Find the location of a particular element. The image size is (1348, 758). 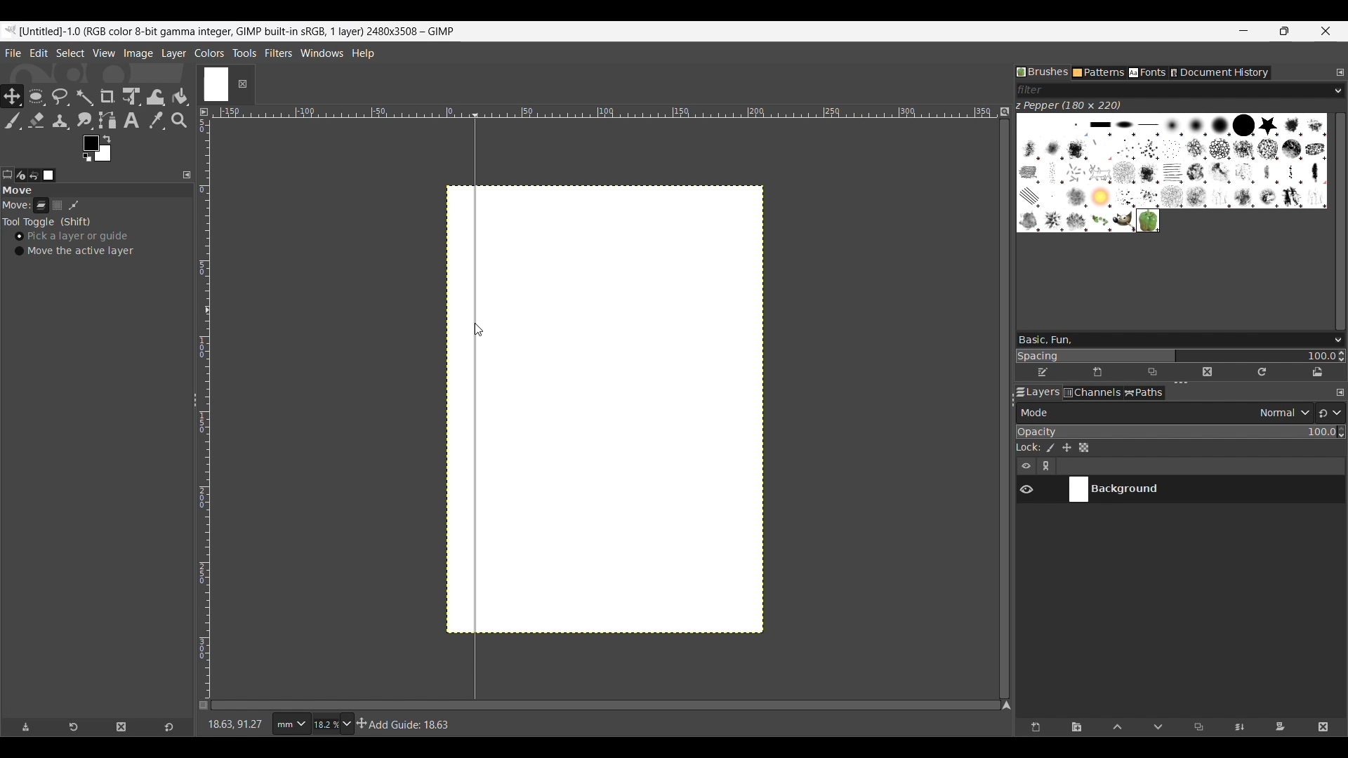

Change spacing is located at coordinates (1175, 355).